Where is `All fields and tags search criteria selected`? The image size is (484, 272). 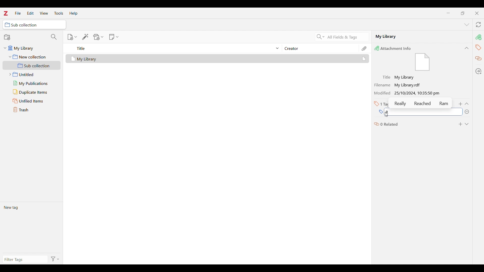
All fields and tags search criteria selected is located at coordinates (347, 37).